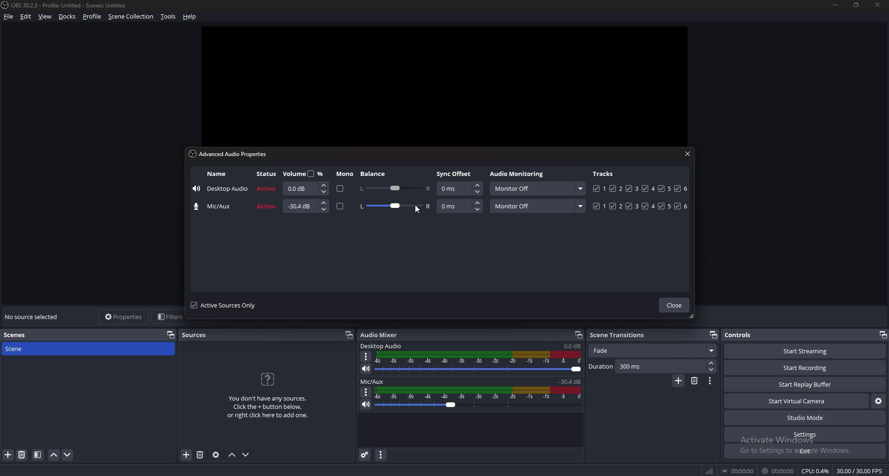 Image resolution: width=889 pixels, height=476 pixels. Describe the element at coordinates (366, 392) in the screenshot. I see `options` at that location.